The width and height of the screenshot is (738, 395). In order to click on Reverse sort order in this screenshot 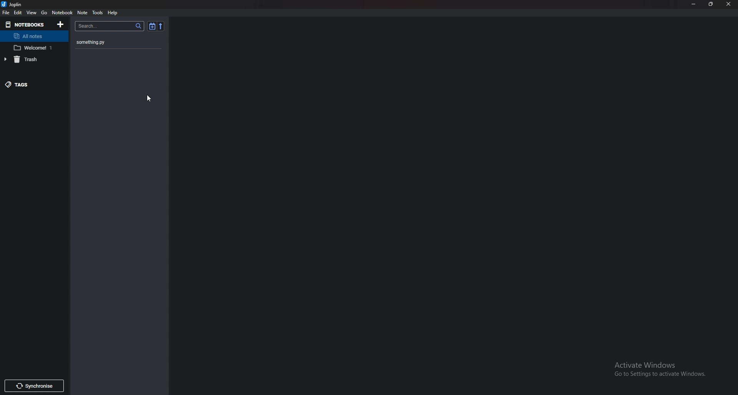, I will do `click(161, 26)`.